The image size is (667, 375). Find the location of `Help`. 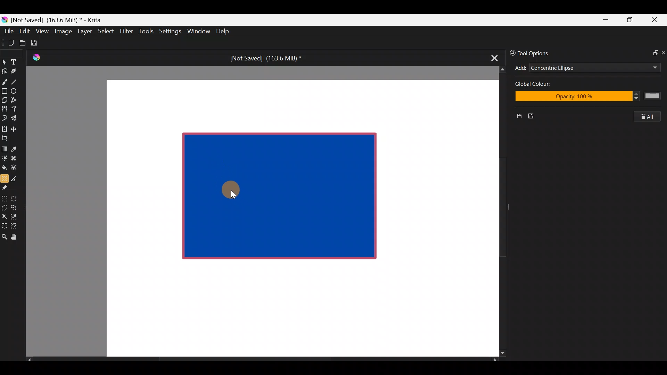

Help is located at coordinates (224, 32).